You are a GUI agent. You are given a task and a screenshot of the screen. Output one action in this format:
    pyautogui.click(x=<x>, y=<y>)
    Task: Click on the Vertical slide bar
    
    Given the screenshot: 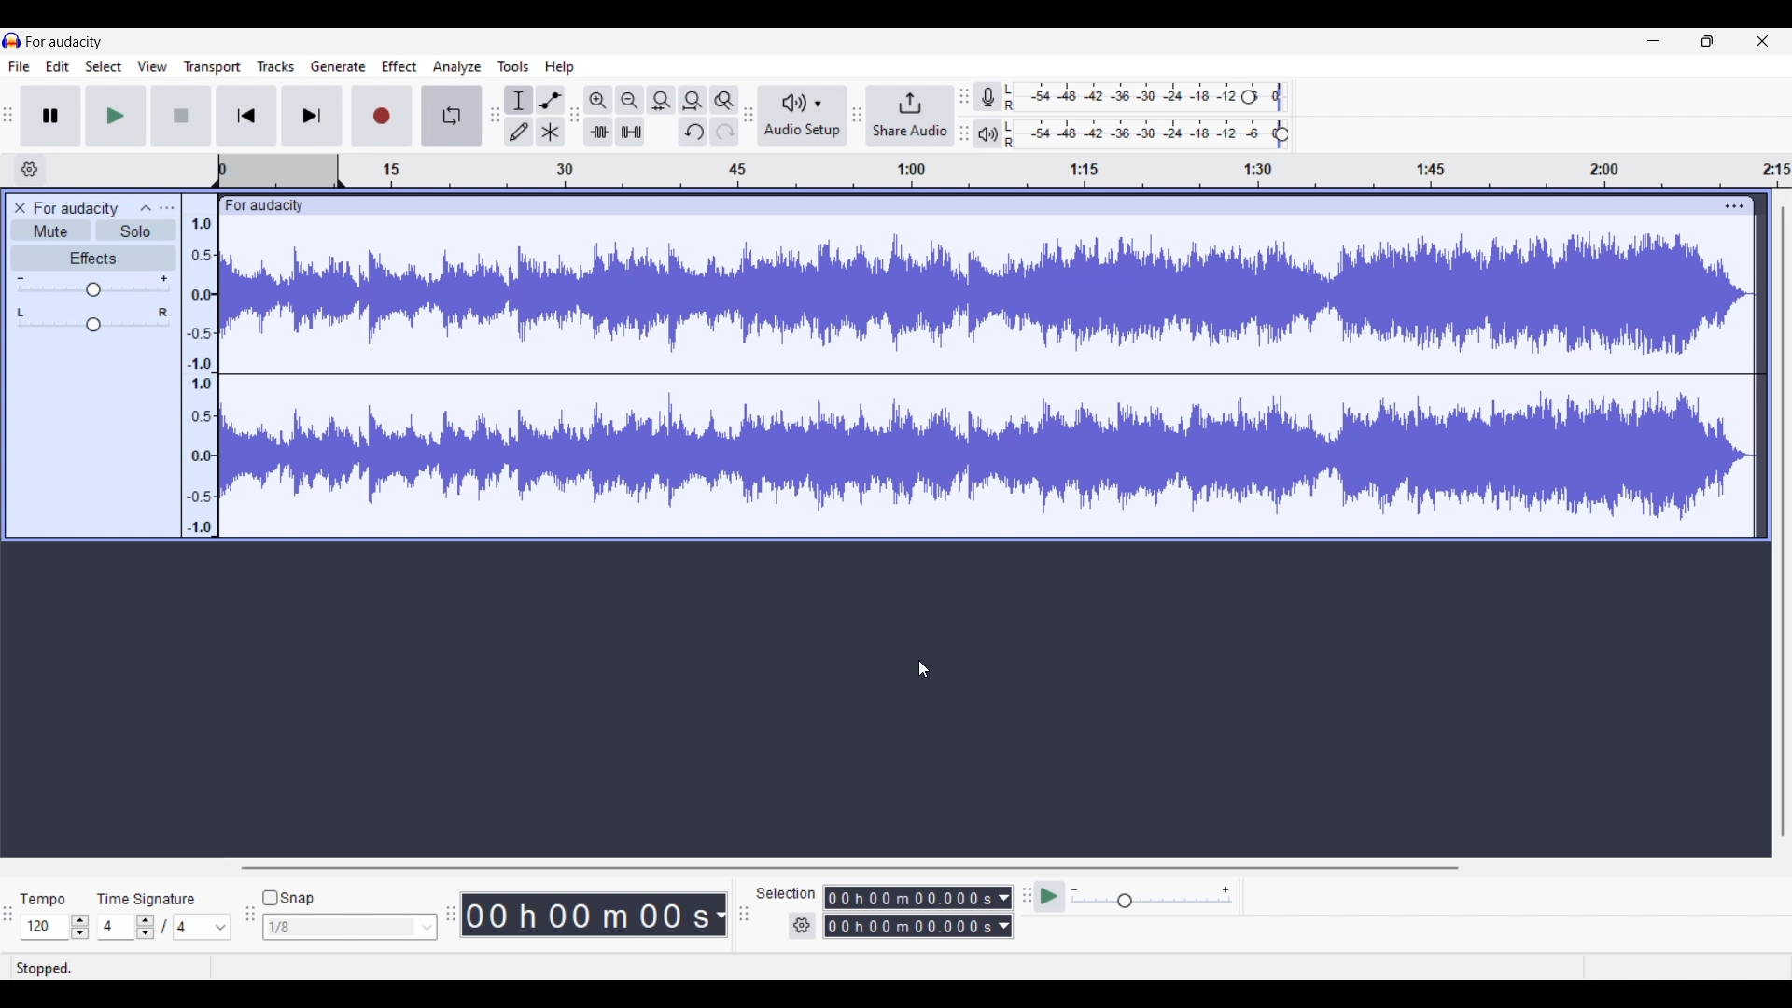 What is the action you would take?
    pyautogui.click(x=1784, y=523)
    